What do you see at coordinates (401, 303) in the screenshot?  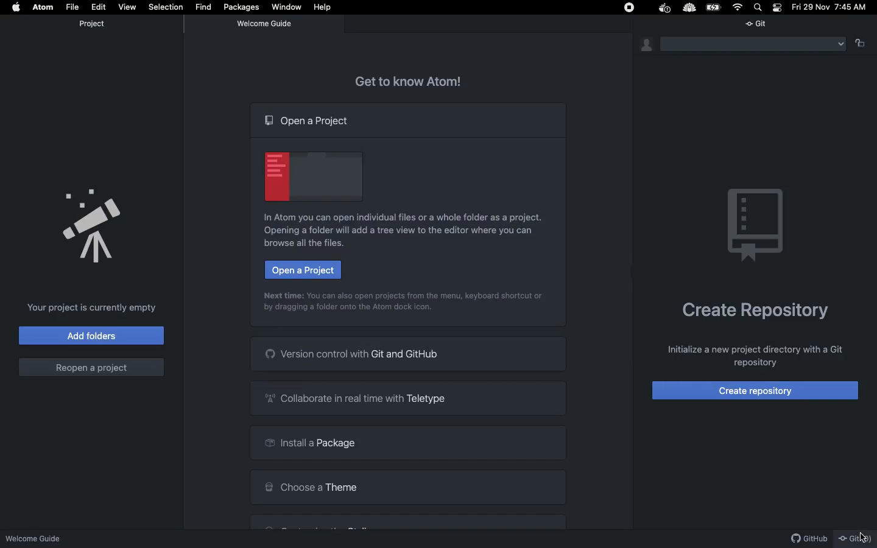 I see `Next time: You can also open projects from the menu, keyboard shortcut or
by dragging a folder onto the Atom dock icon.` at bounding box center [401, 303].